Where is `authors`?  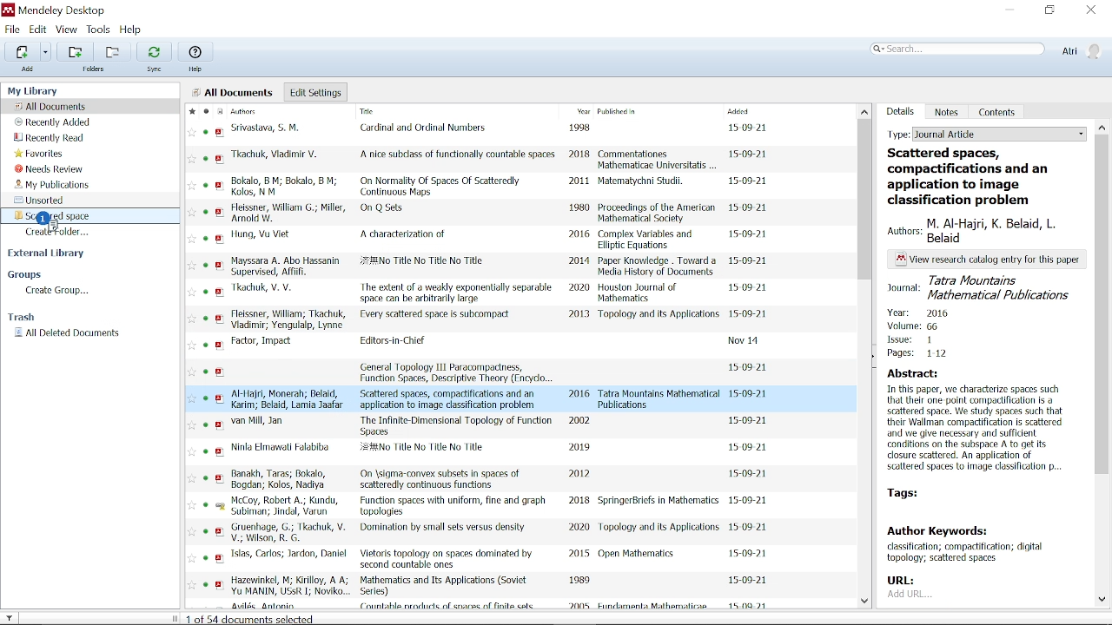
authors is located at coordinates (290, 533).